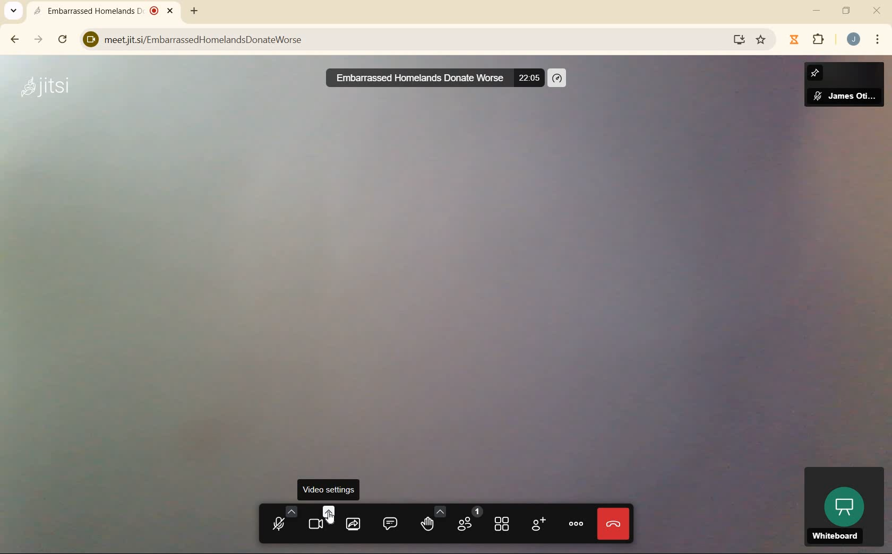 The height and width of the screenshot is (554, 892). I want to click on toggle tile view, so click(502, 524).